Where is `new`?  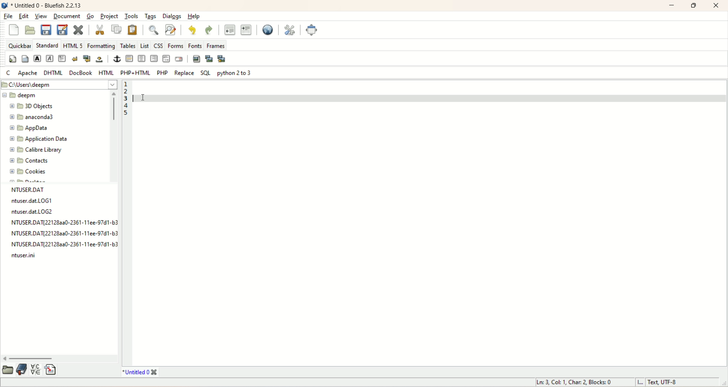 new is located at coordinates (14, 29).